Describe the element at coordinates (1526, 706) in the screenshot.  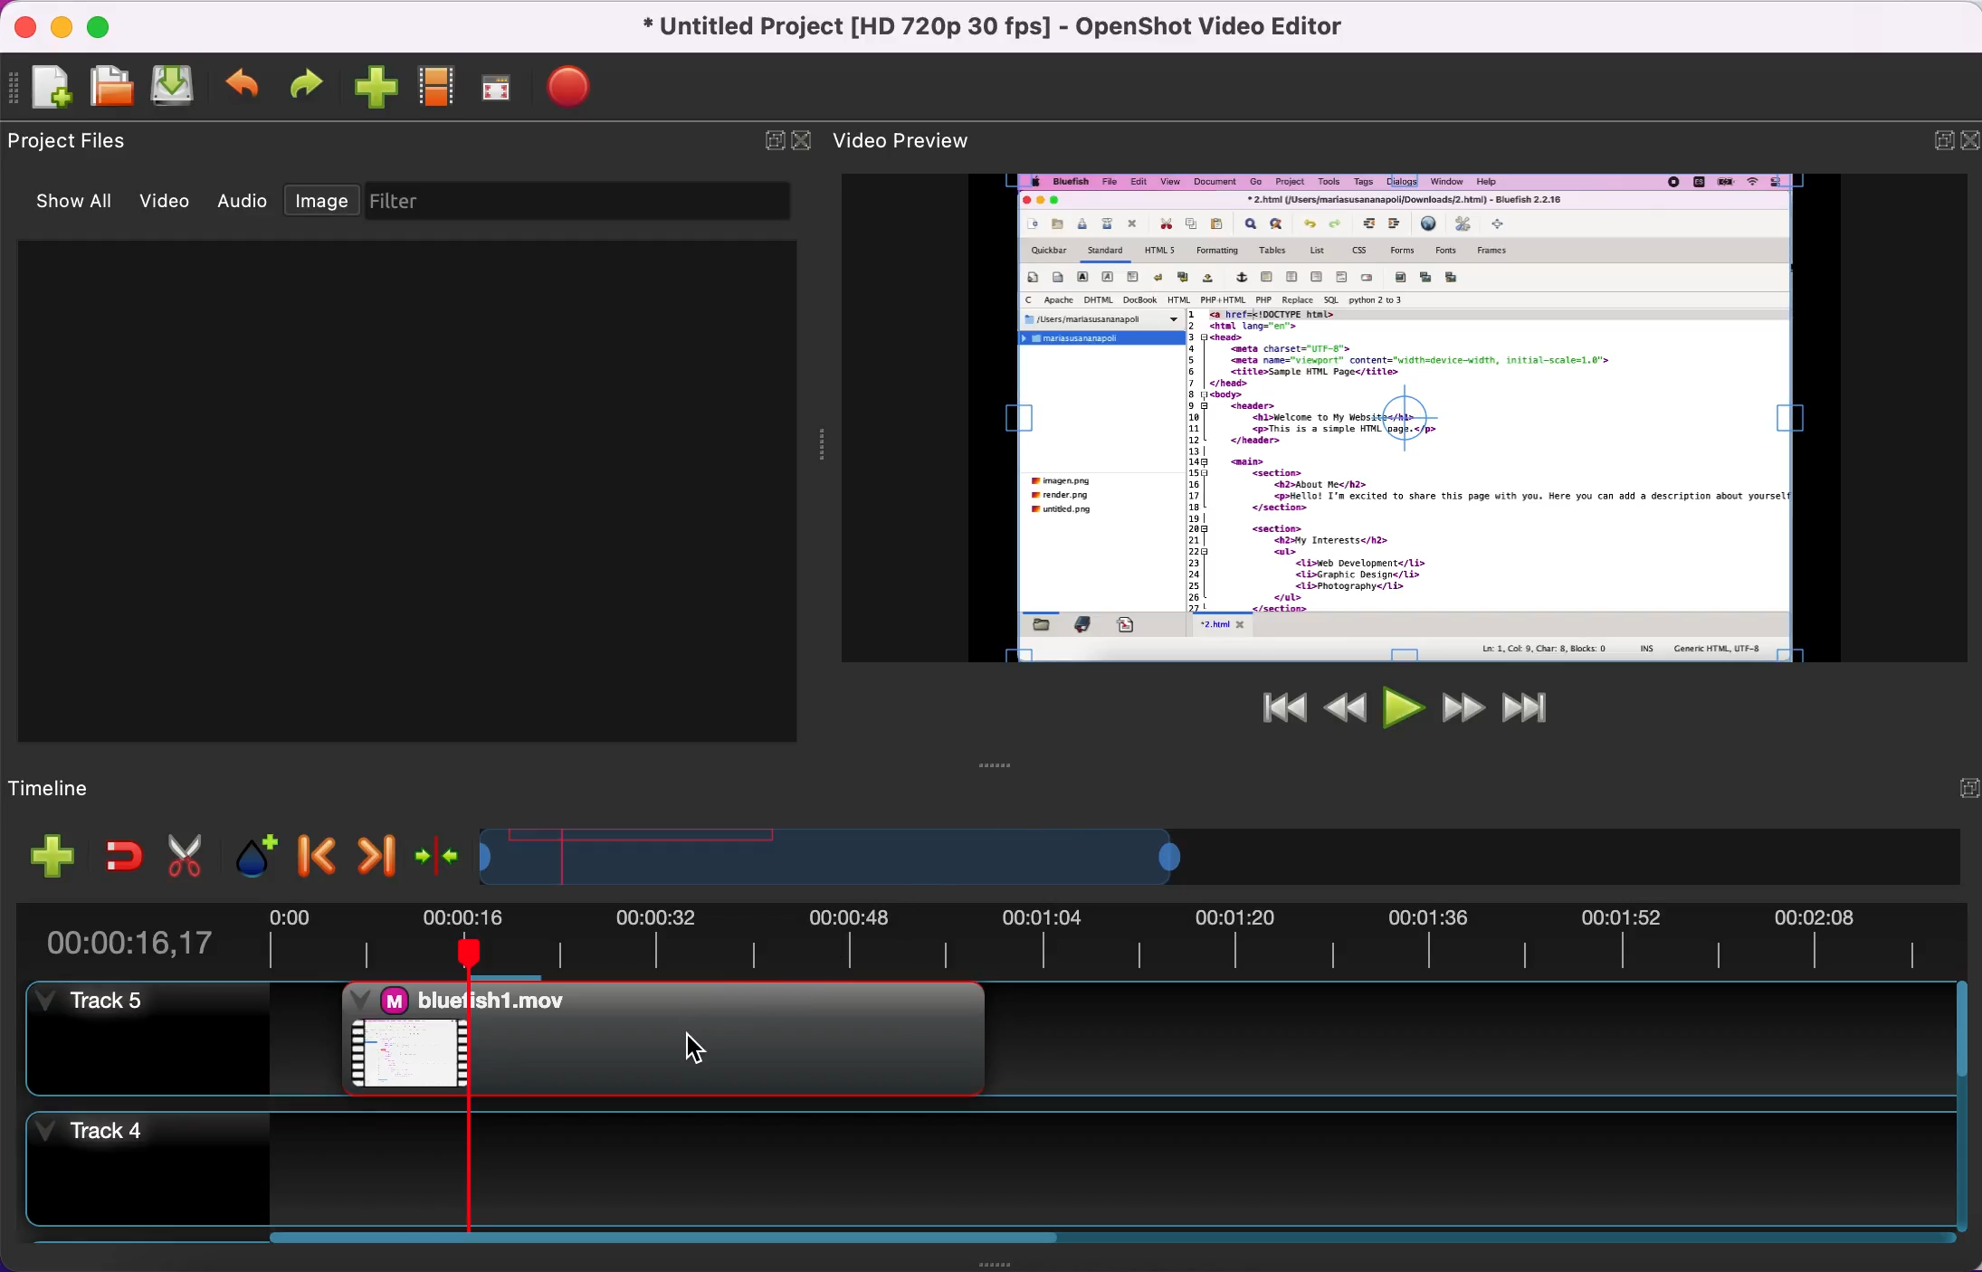
I see `jump to end` at that location.